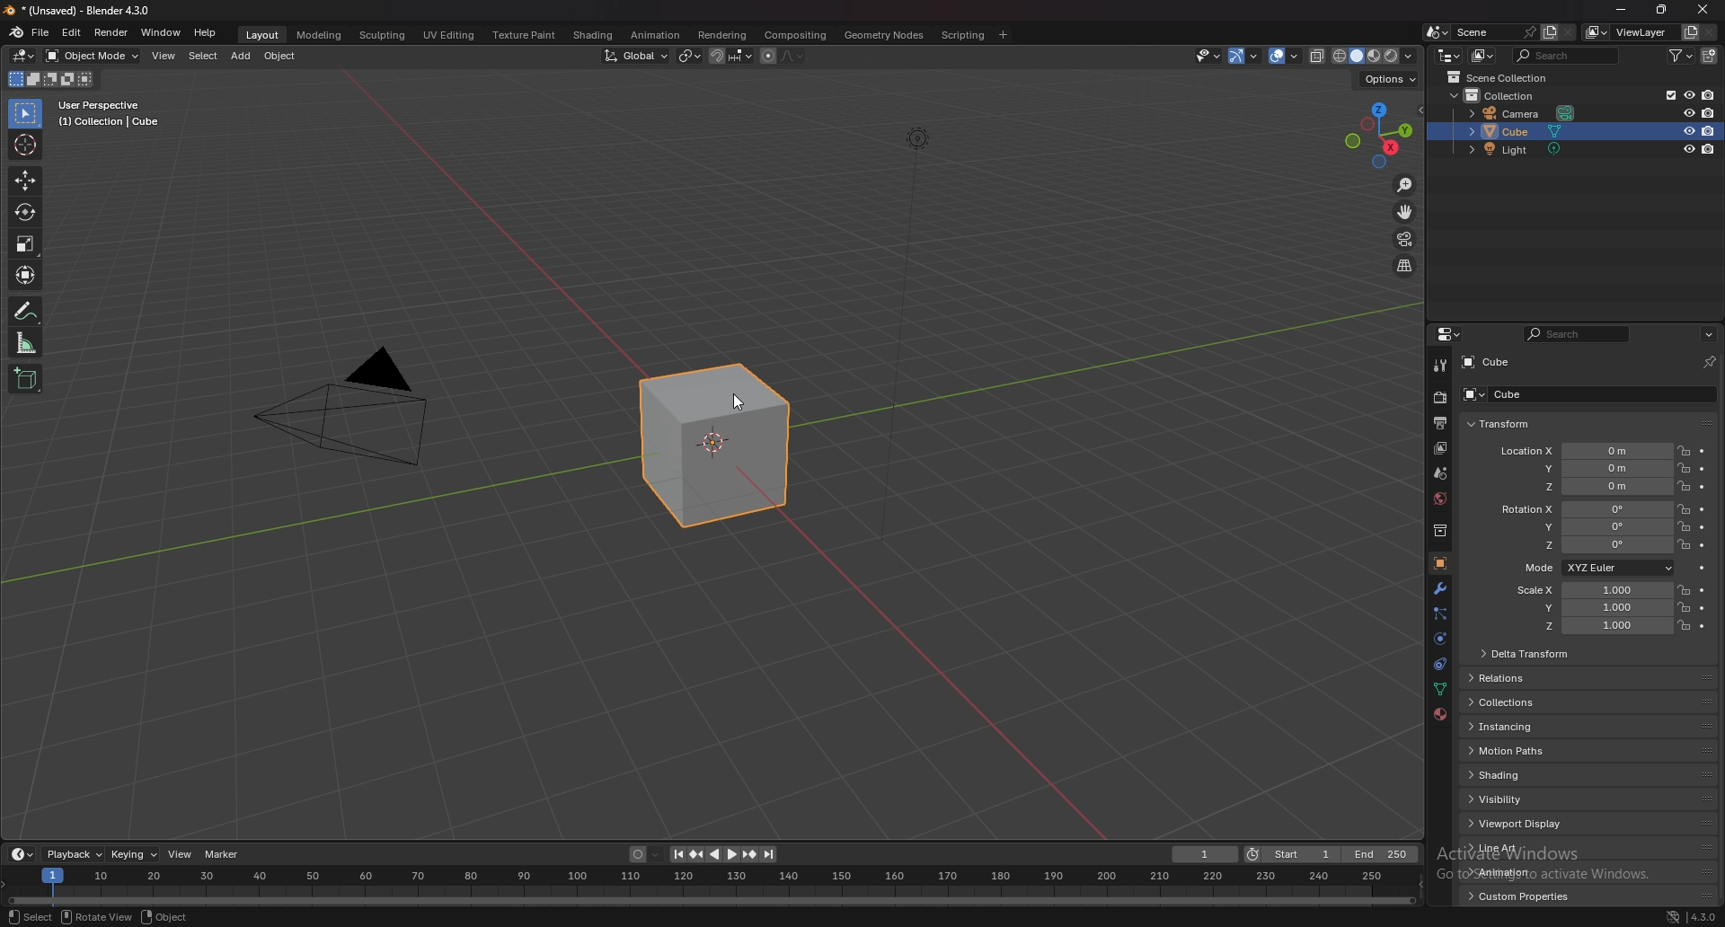 This screenshot has height=927, width=1725. Describe the element at coordinates (1674, 916) in the screenshot. I see `network` at that location.